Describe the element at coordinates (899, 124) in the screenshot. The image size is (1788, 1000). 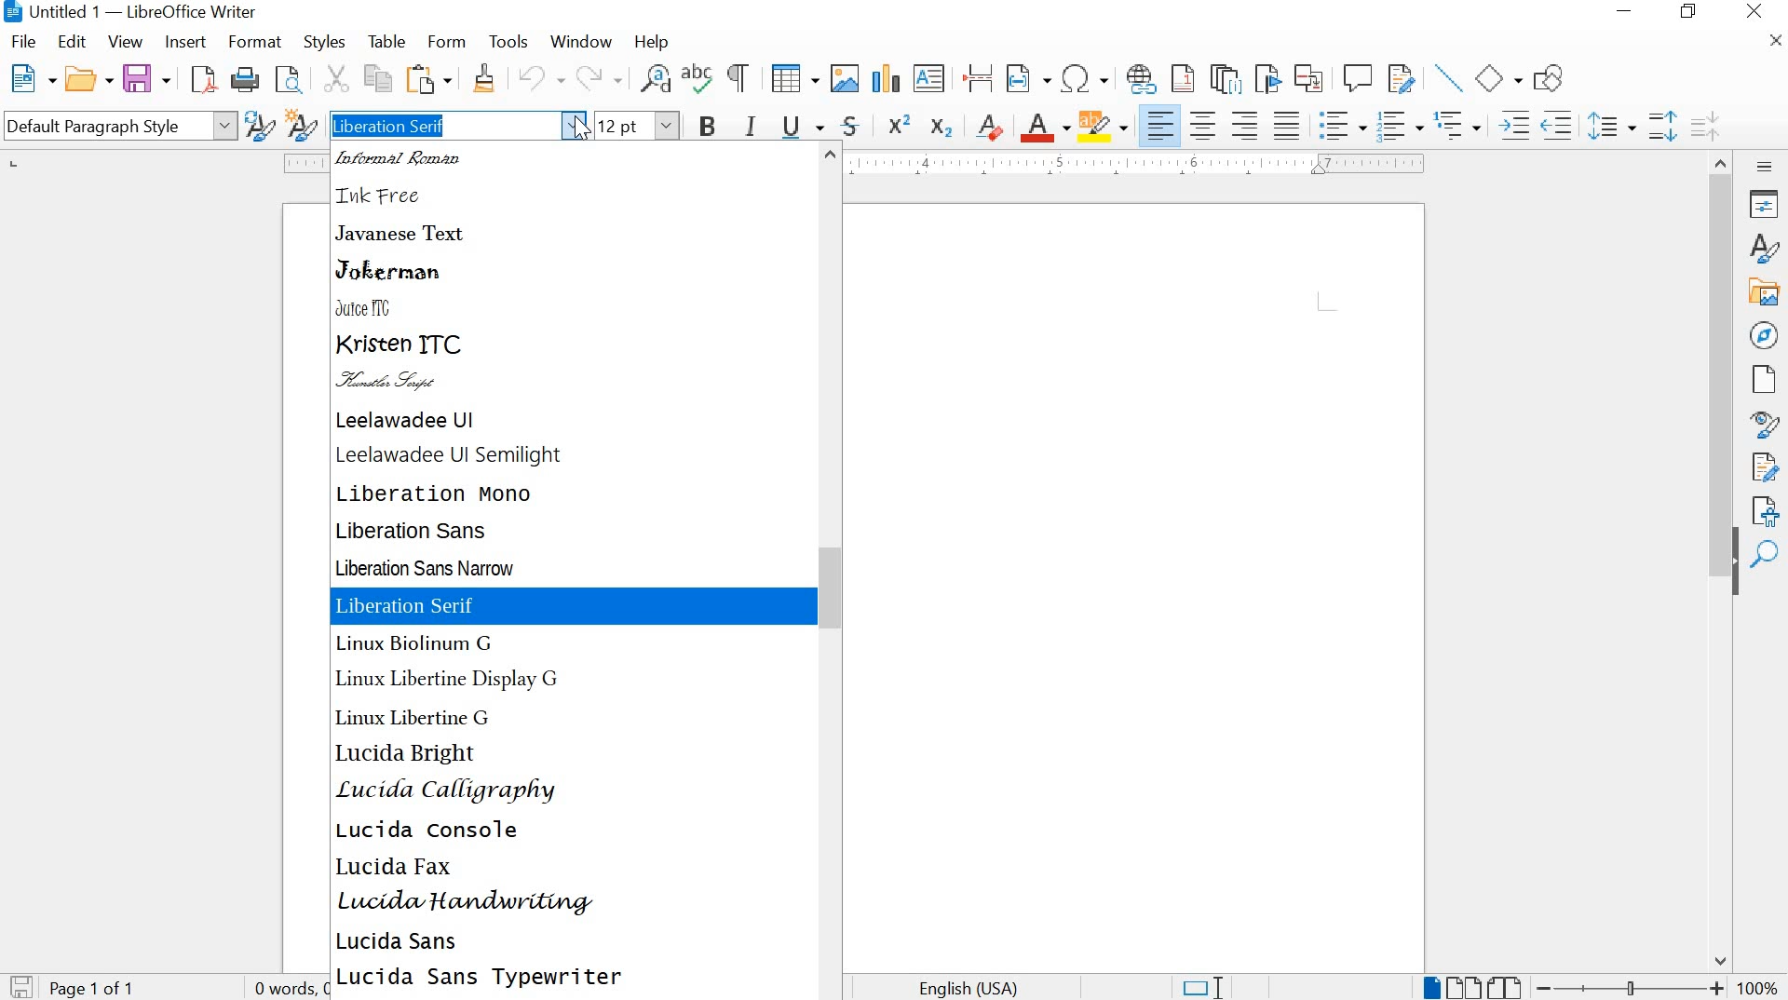
I see `SUPERSCRIPT` at that location.